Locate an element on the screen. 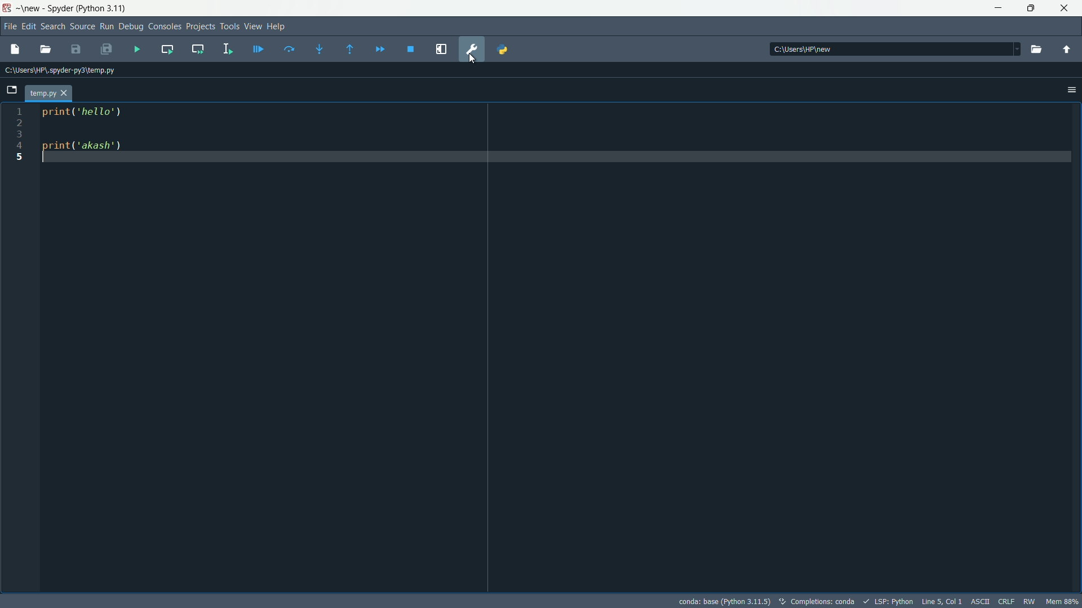 The width and height of the screenshot is (1082, 608). continue execution untill next break point is located at coordinates (378, 48).